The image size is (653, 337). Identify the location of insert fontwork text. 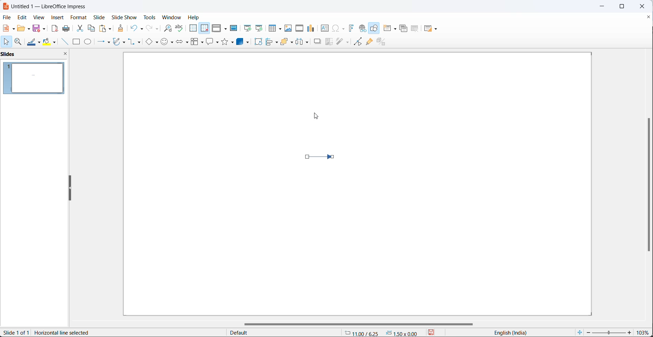
(351, 28).